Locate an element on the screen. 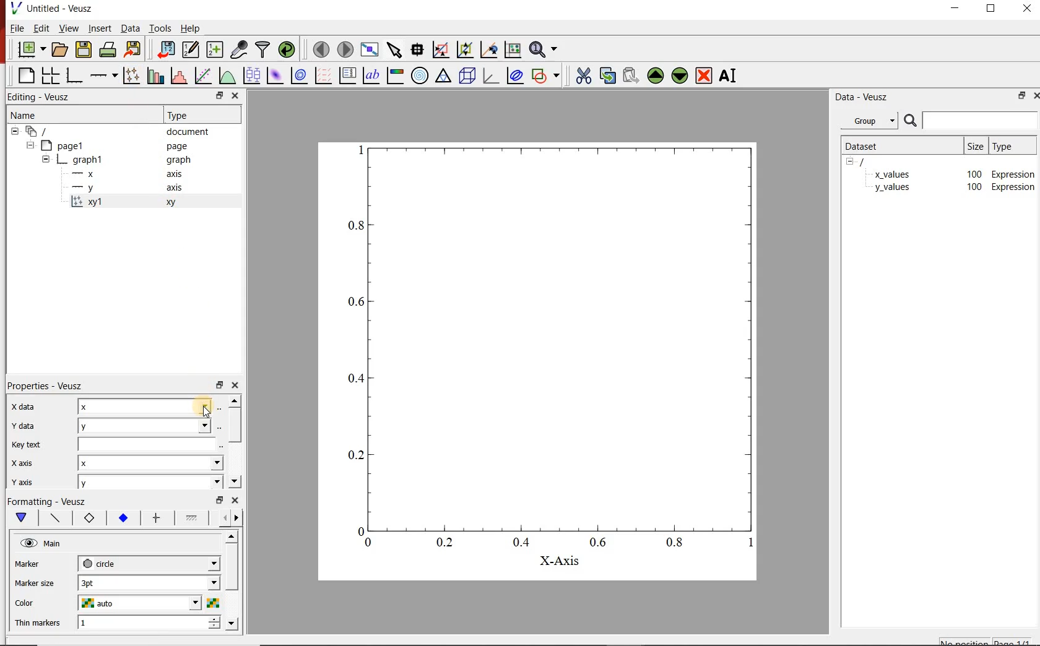  plot box plots is located at coordinates (250, 75).